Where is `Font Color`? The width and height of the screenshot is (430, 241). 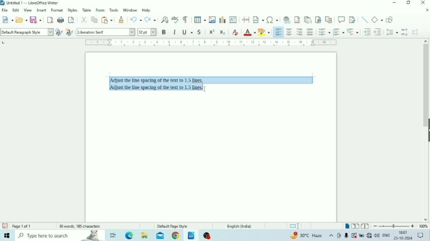 Font Color is located at coordinates (250, 32).